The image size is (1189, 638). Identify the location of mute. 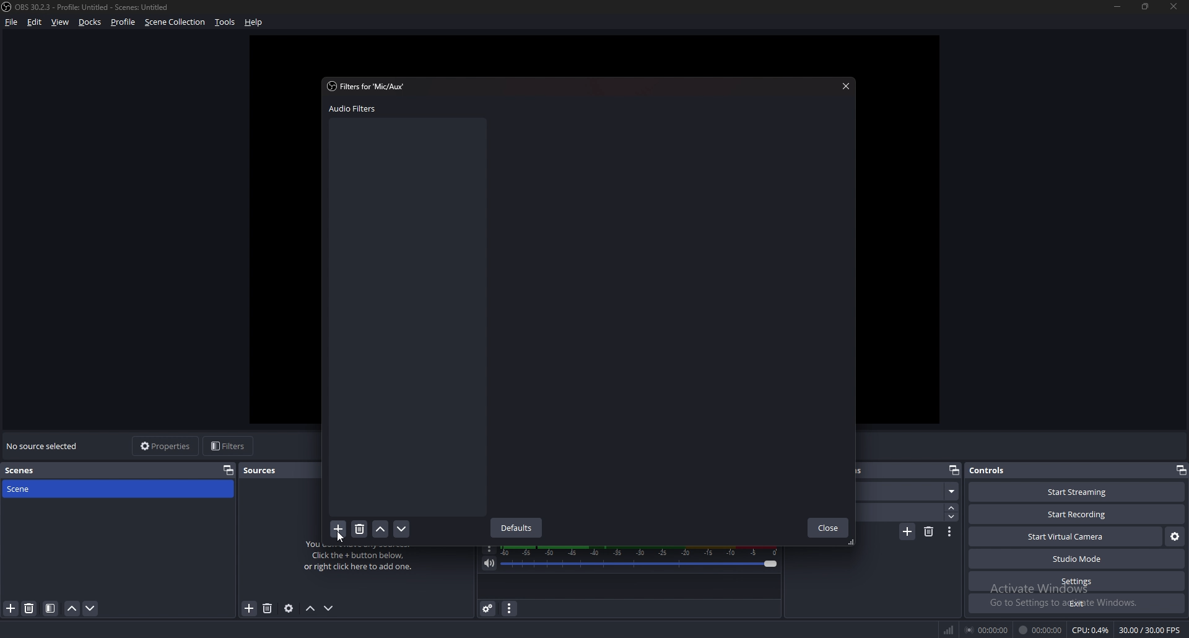
(489, 564).